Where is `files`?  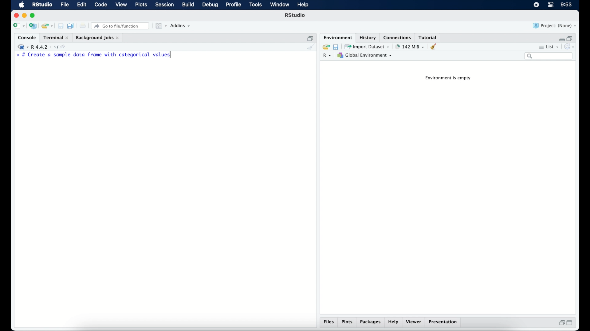 files is located at coordinates (328, 322).